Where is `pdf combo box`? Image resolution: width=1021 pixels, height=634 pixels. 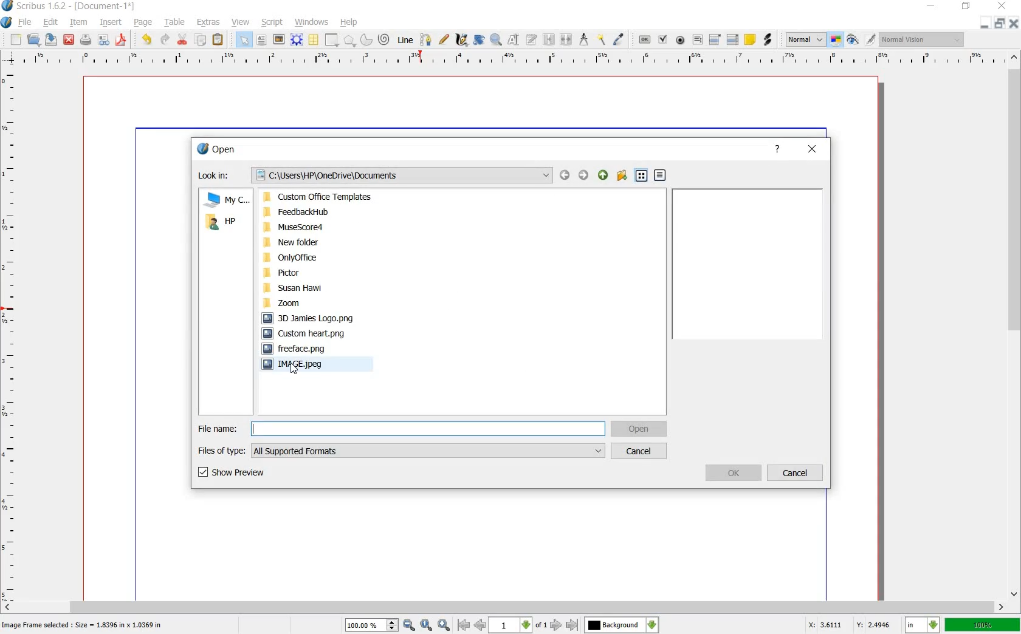 pdf combo box is located at coordinates (715, 40).